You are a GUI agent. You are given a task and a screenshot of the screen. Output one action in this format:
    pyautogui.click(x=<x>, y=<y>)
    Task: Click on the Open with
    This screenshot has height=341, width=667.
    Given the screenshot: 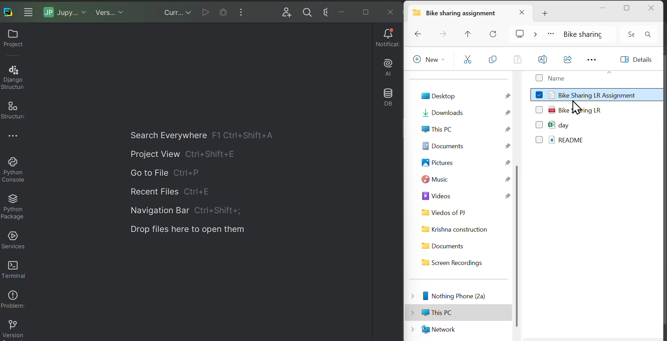 What is the action you would take?
    pyautogui.click(x=570, y=60)
    